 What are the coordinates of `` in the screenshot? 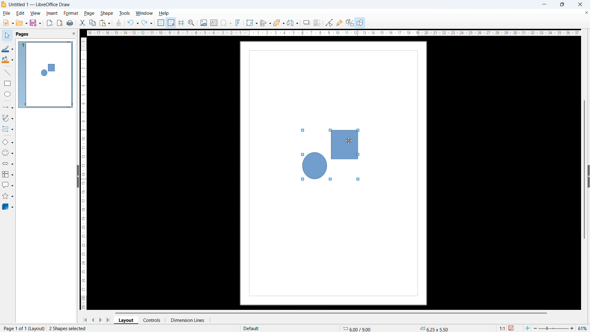 It's located at (330, 23).